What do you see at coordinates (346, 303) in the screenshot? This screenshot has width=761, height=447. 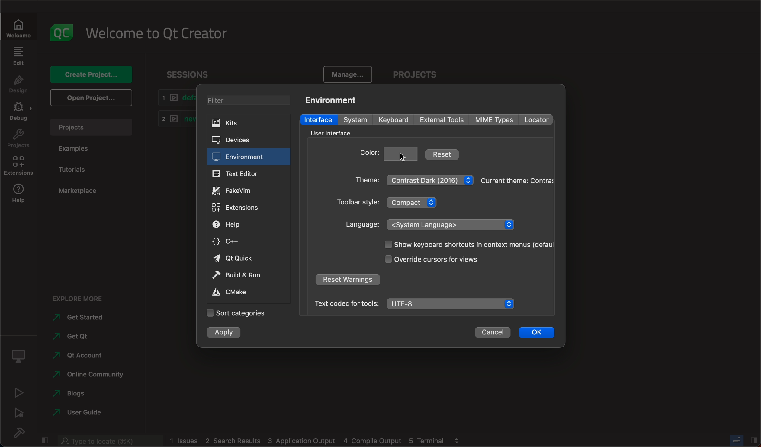 I see `text code` at bounding box center [346, 303].